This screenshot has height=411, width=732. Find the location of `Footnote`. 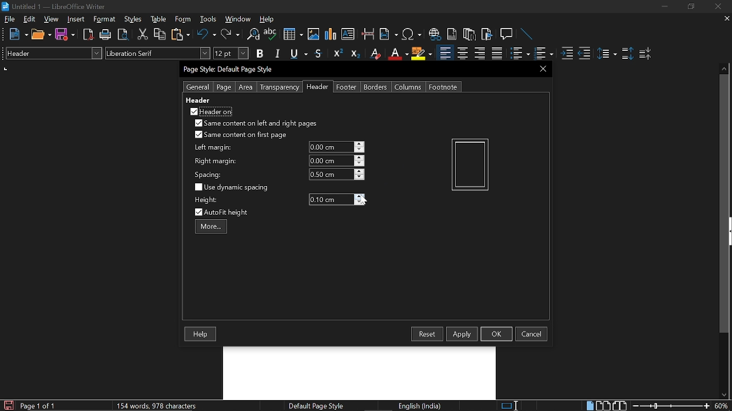

Footnote is located at coordinates (443, 87).